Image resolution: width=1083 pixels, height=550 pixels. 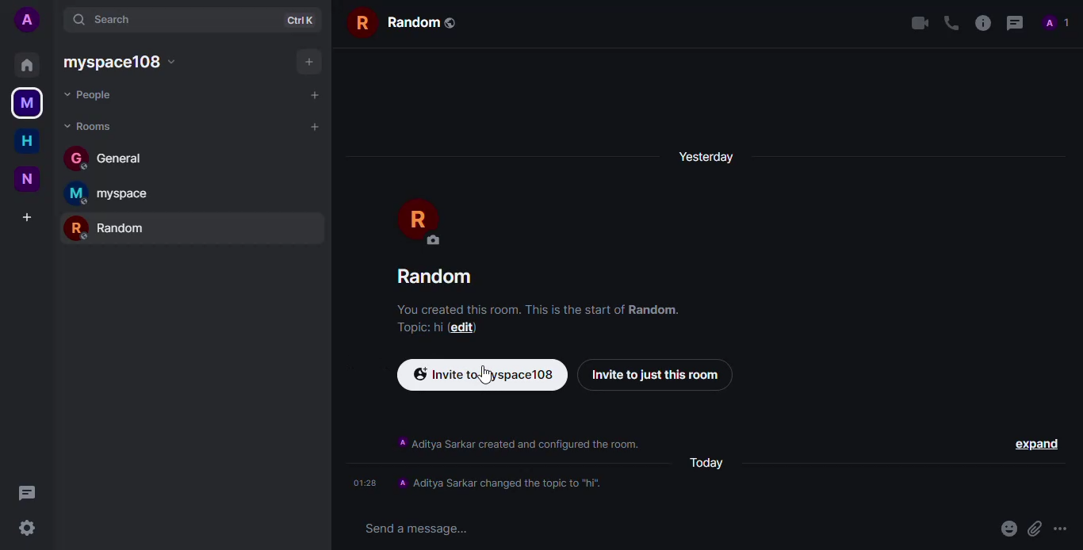 I want to click on myspace, so click(x=28, y=104).